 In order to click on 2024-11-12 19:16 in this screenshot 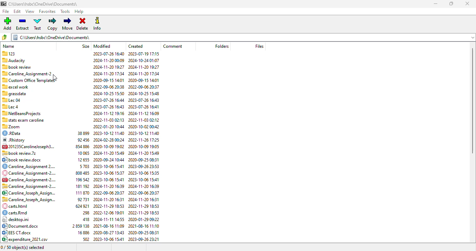, I will do `click(108, 113)`.